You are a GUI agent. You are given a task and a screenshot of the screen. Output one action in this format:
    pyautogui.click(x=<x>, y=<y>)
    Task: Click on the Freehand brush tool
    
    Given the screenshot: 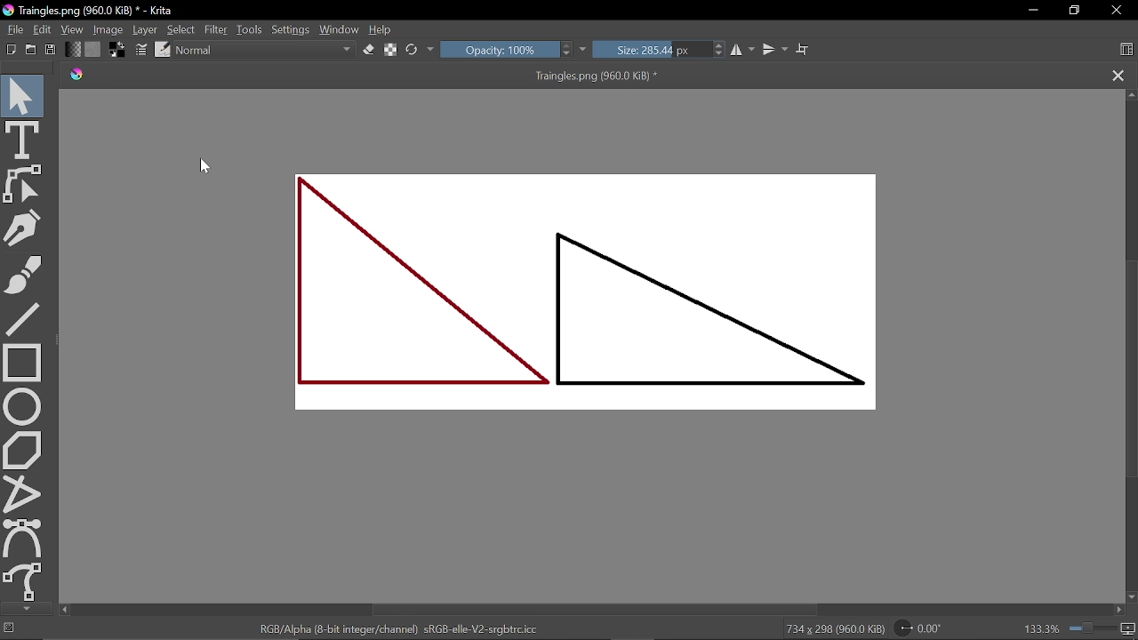 What is the action you would take?
    pyautogui.click(x=31, y=276)
    